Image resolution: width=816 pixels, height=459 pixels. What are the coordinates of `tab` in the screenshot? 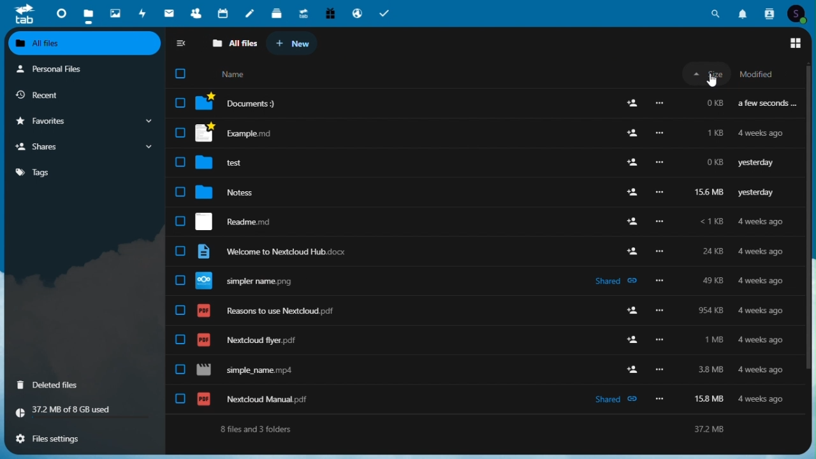 It's located at (22, 14).